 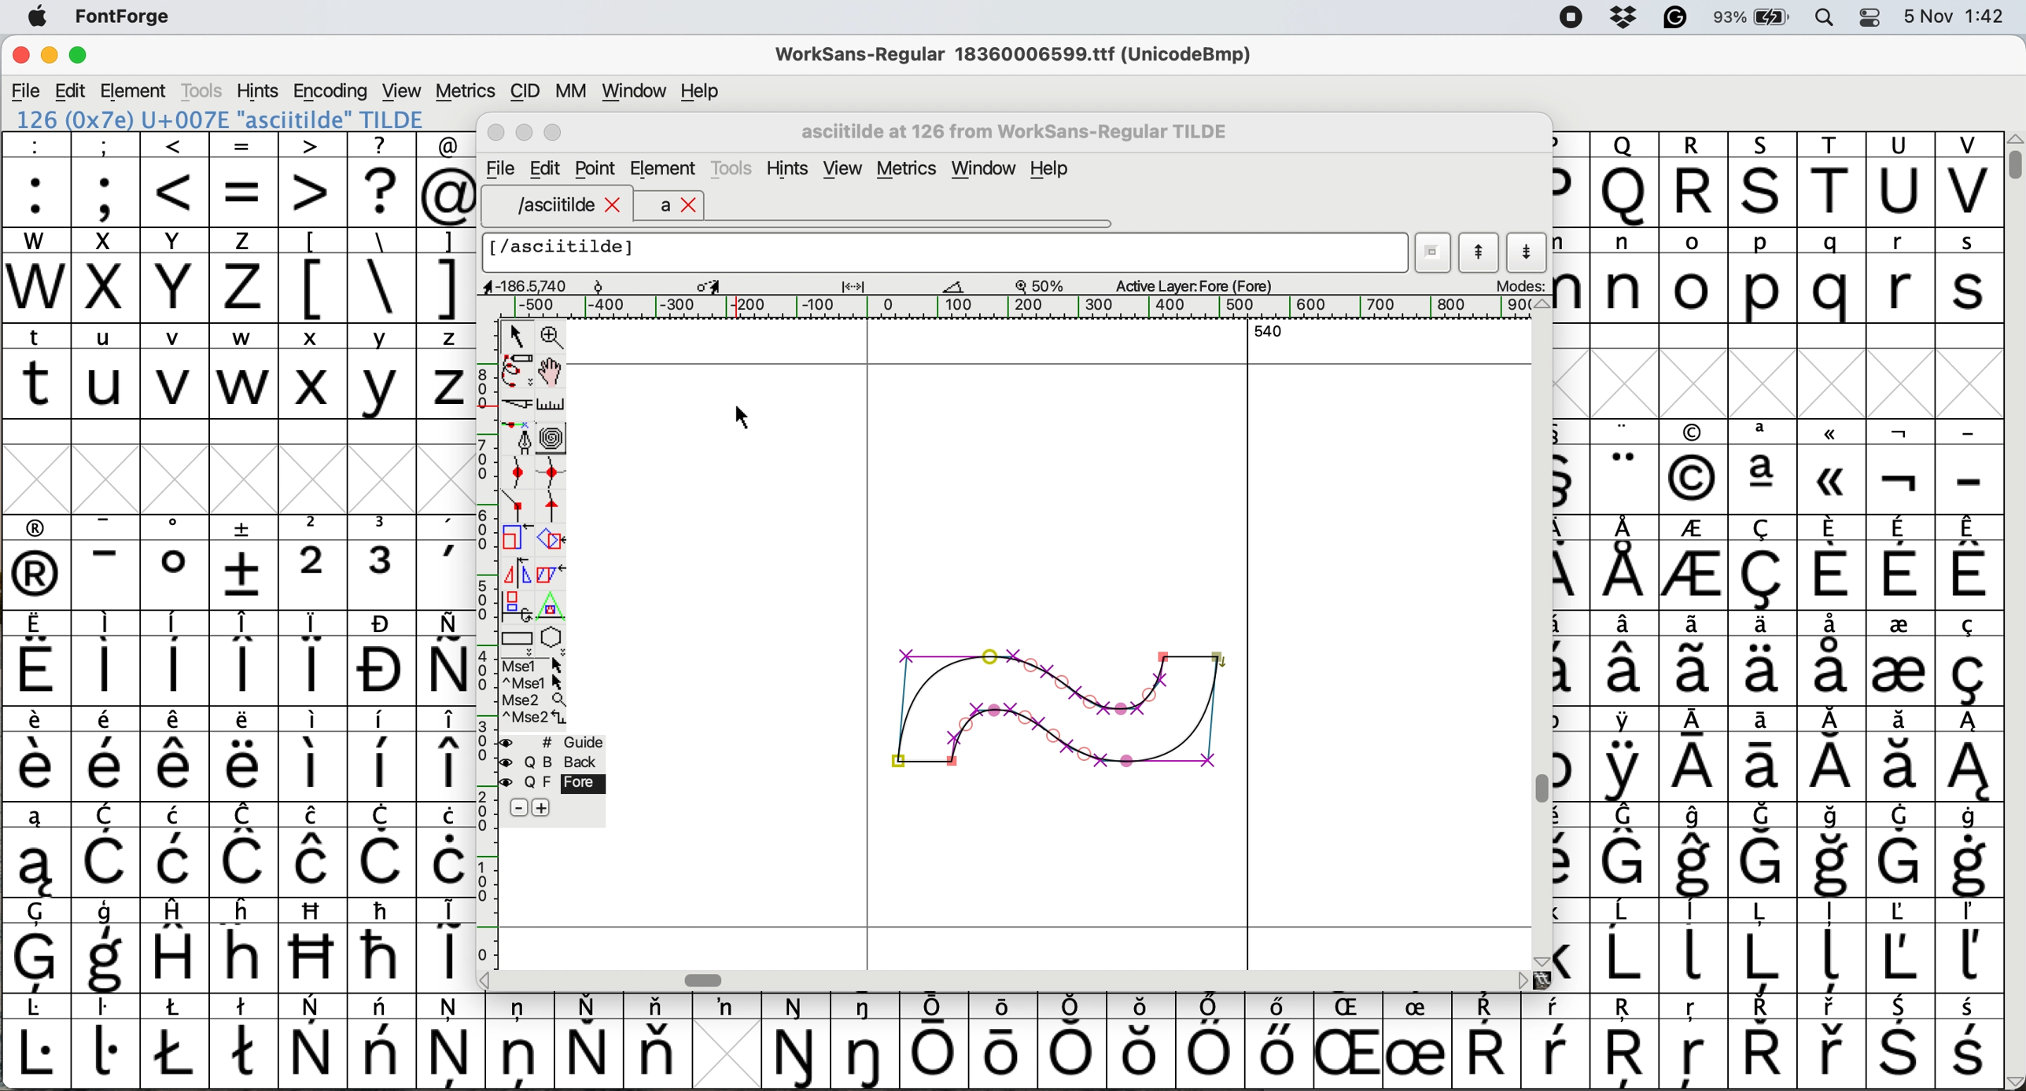 I want to click on symbol, so click(x=1766, y=564).